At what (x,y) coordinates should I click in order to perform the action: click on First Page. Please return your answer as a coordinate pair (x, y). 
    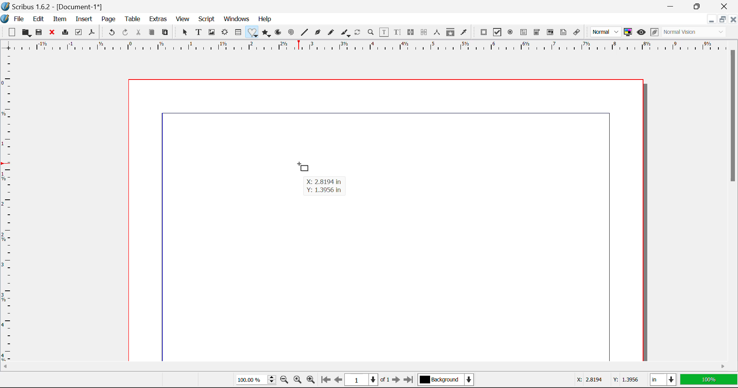
    Looking at the image, I should click on (326, 380).